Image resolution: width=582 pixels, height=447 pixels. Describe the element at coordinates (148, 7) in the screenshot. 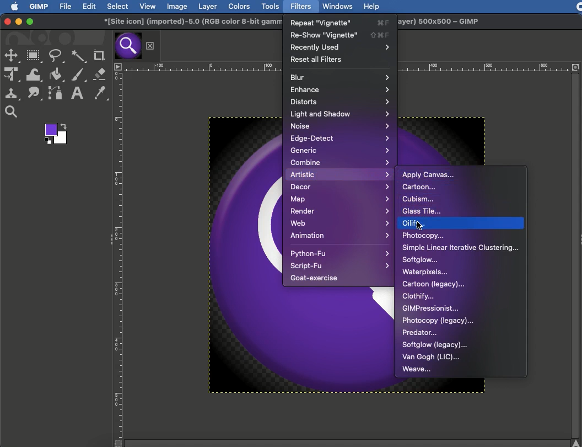

I see `View` at that location.